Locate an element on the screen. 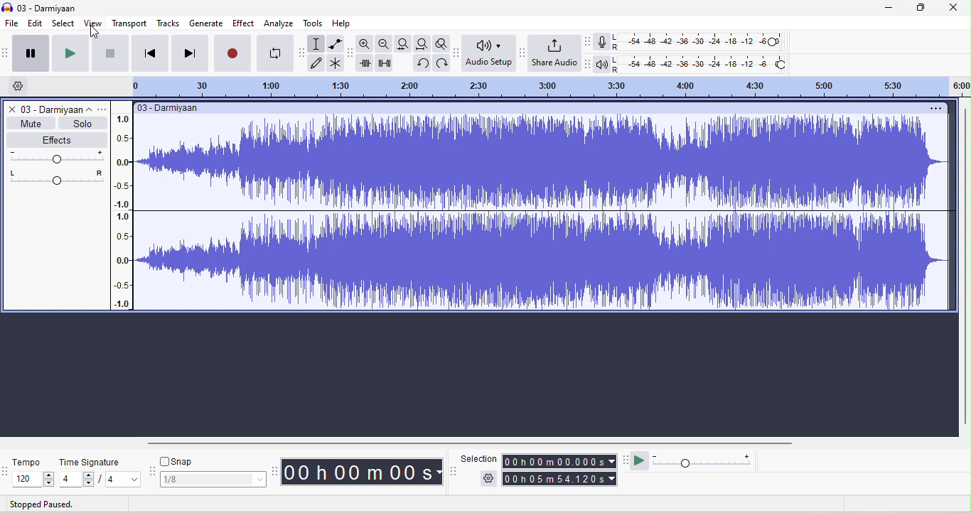 Image resolution: width=971 pixels, height=513 pixels. maximize is located at coordinates (918, 8).